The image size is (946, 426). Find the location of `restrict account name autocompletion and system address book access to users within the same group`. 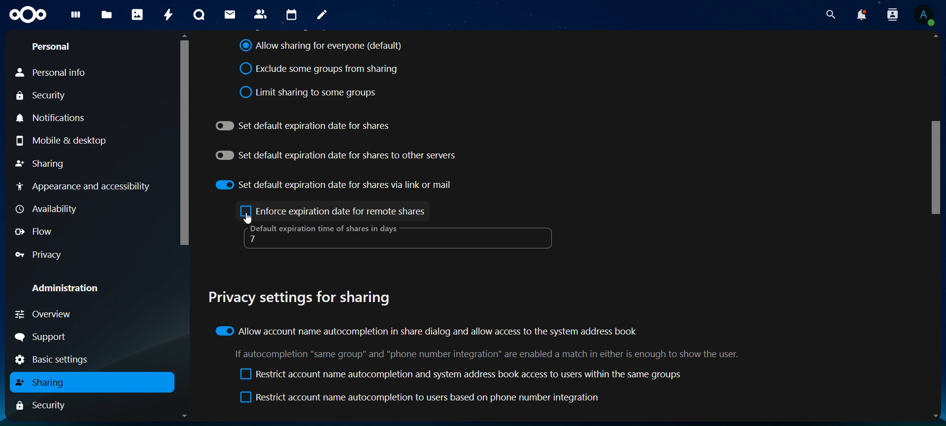

restrict account name autocompletion and system address book access to users within the same group is located at coordinates (461, 375).